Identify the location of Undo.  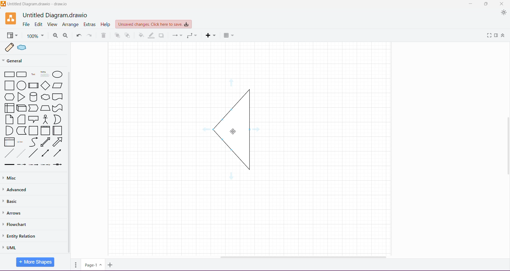
(79, 36).